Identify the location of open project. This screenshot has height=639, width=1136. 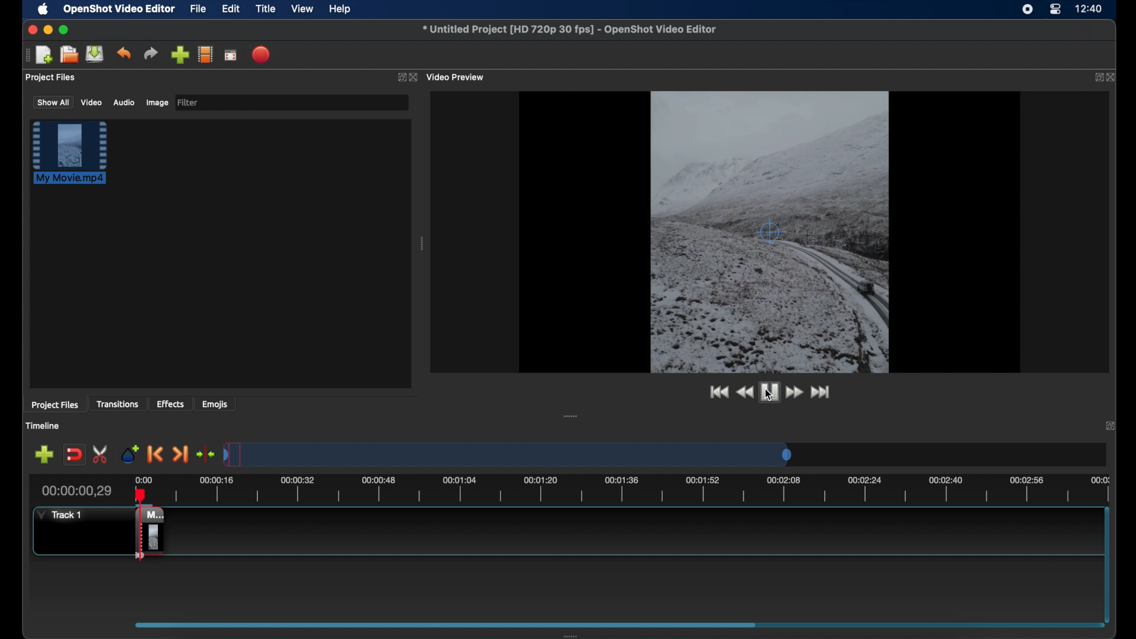
(69, 54).